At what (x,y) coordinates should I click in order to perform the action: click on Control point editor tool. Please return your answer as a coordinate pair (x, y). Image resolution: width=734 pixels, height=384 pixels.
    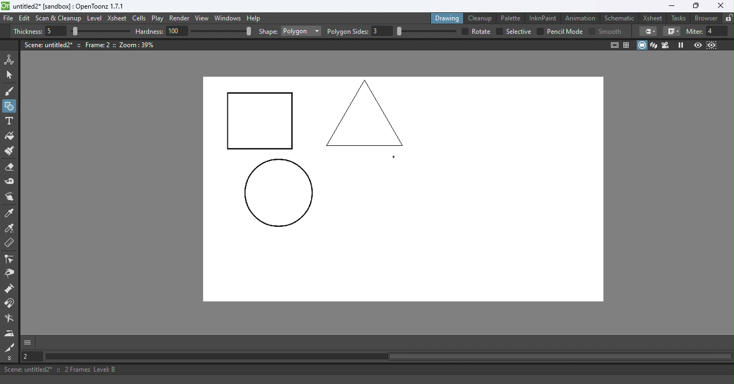
    Looking at the image, I should click on (10, 260).